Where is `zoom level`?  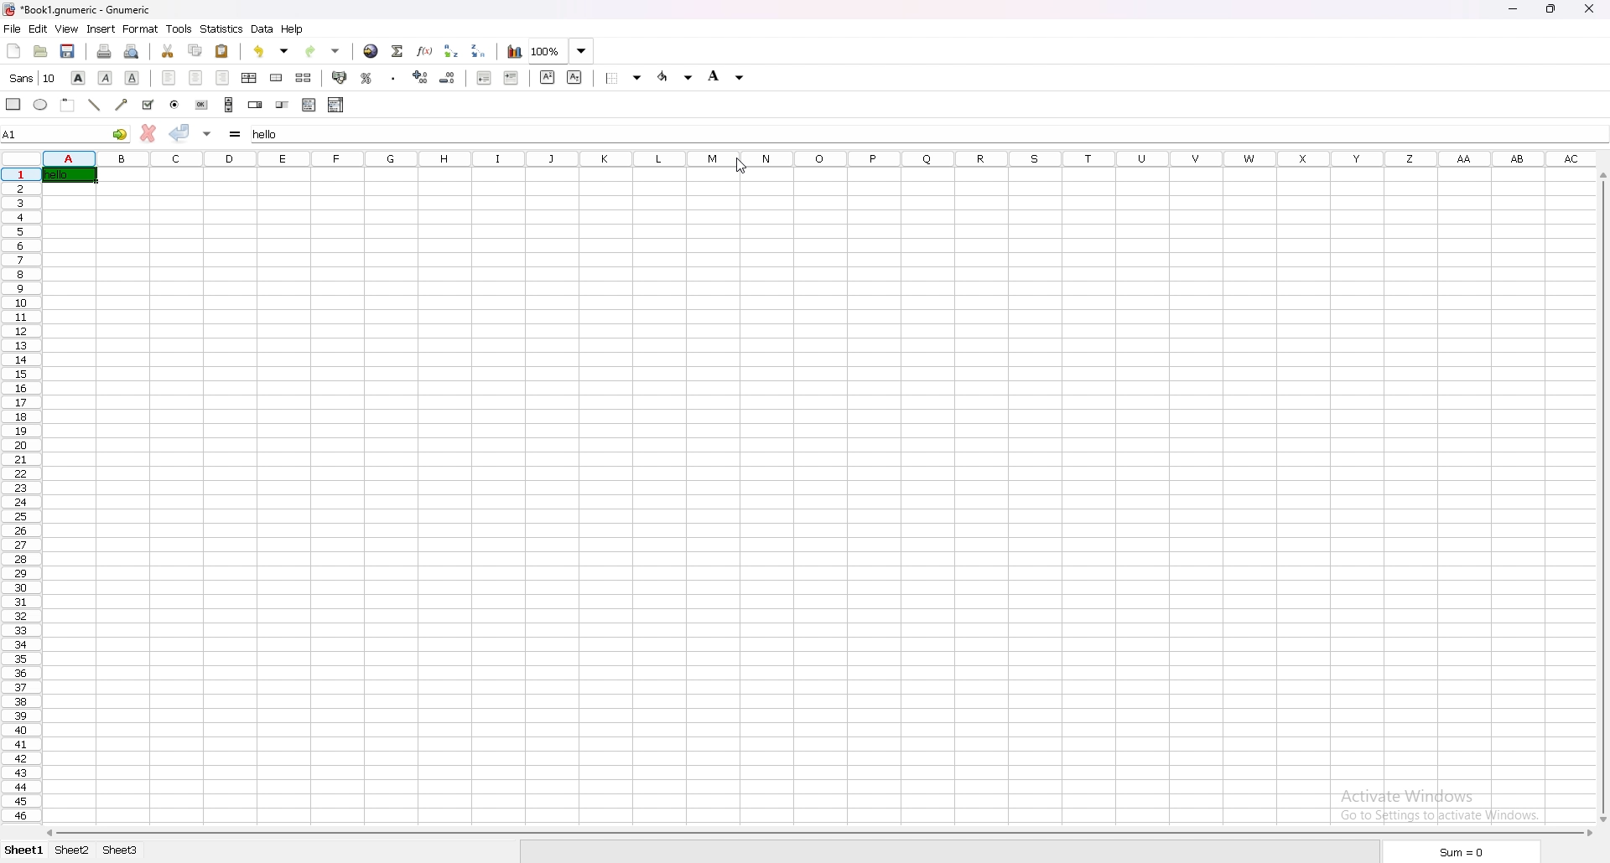 zoom level is located at coordinates (563, 50).